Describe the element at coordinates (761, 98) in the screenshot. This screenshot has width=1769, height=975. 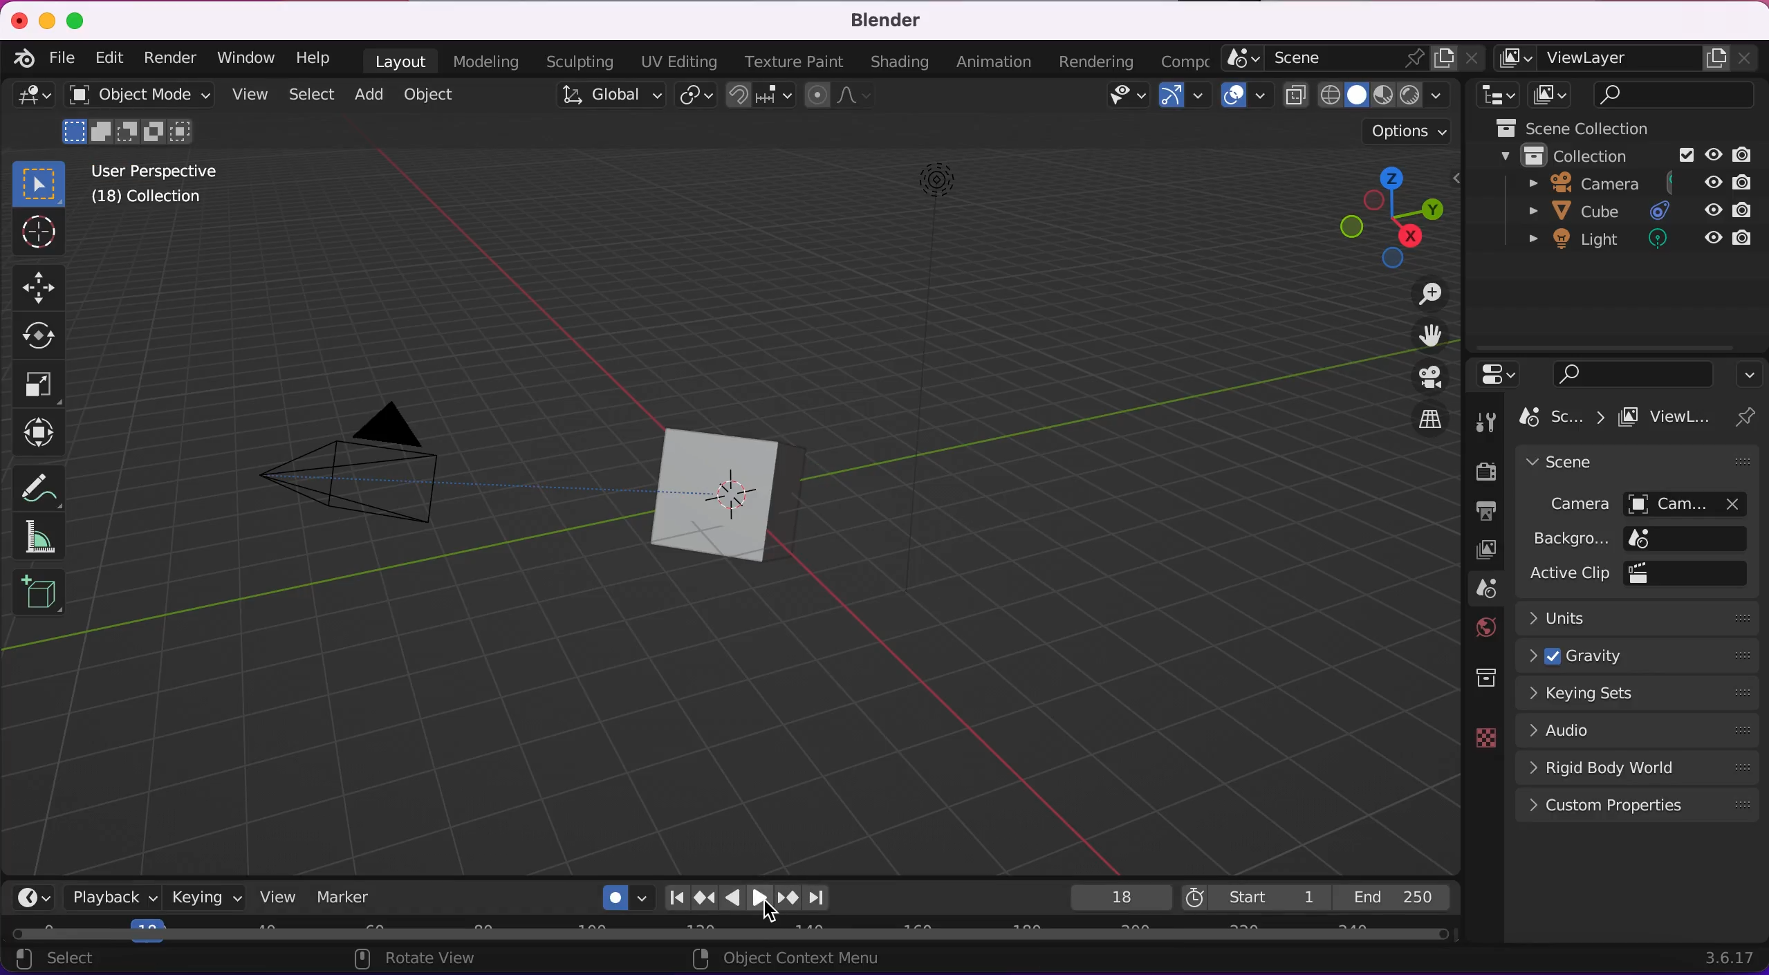
I see `snap` at that location.